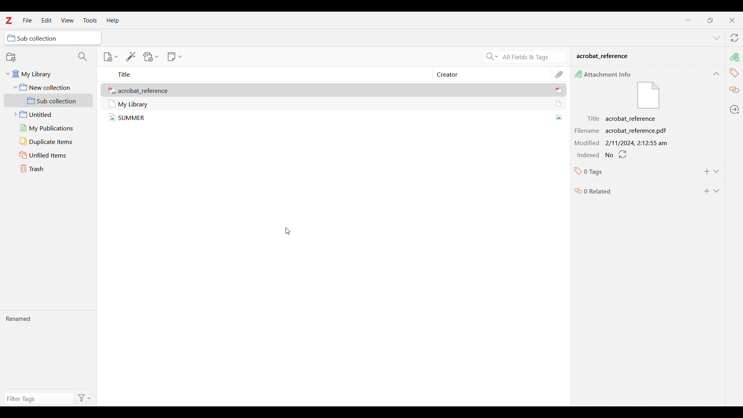 The height and width of the screenshot is (418, 743). I want to click on Sync with zotero.org, so click(734, 38).